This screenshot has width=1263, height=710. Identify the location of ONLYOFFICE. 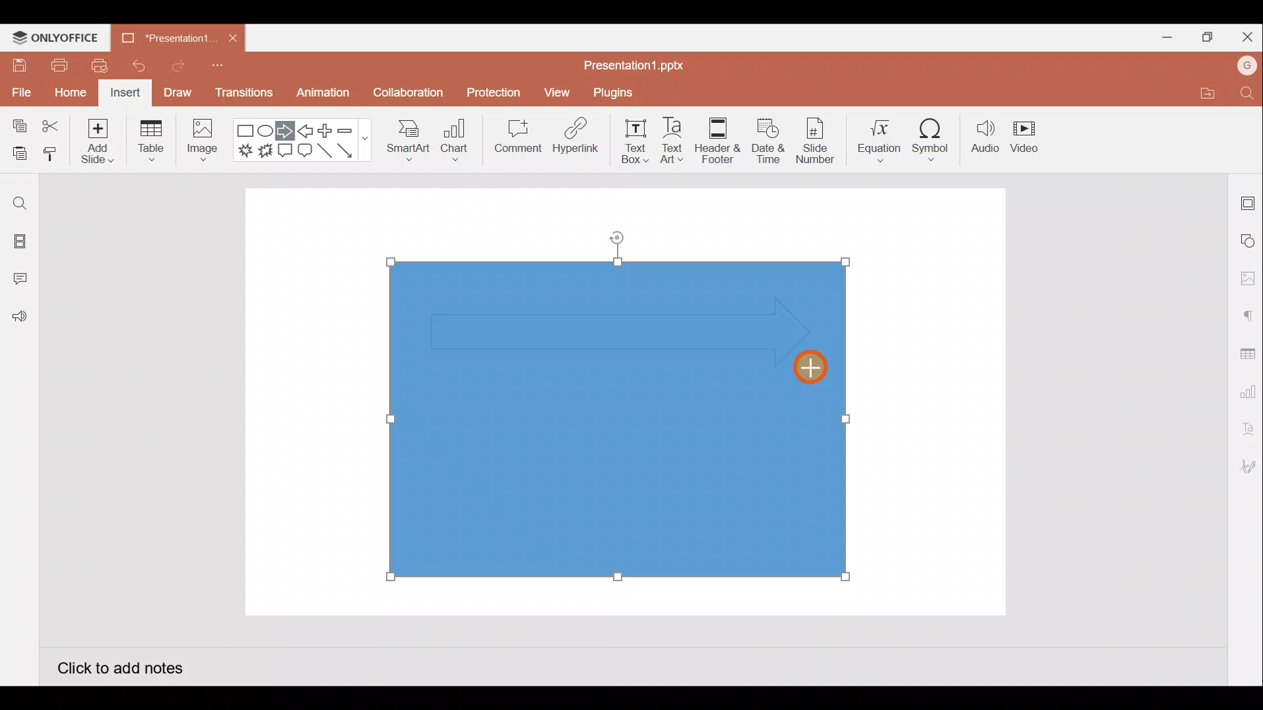
(56, 37).